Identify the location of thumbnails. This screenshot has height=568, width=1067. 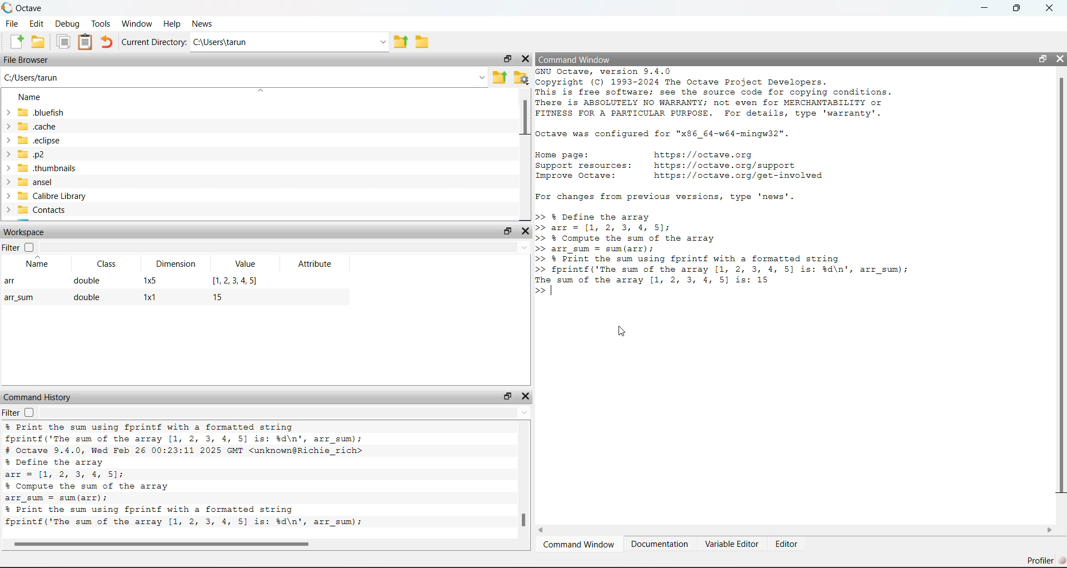
(41, 168).